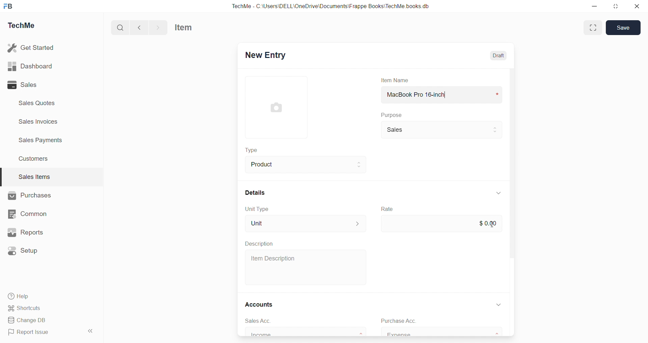 This screenshot has width=648, height=343. I want to click on Unit Type, so click(257, 210).